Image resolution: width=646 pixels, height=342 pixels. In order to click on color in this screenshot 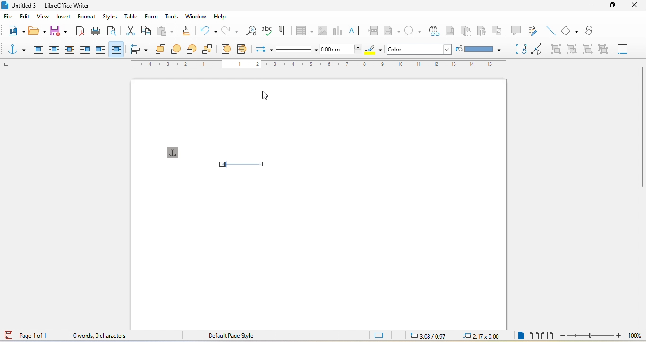, I will do `click(409, 49)`.